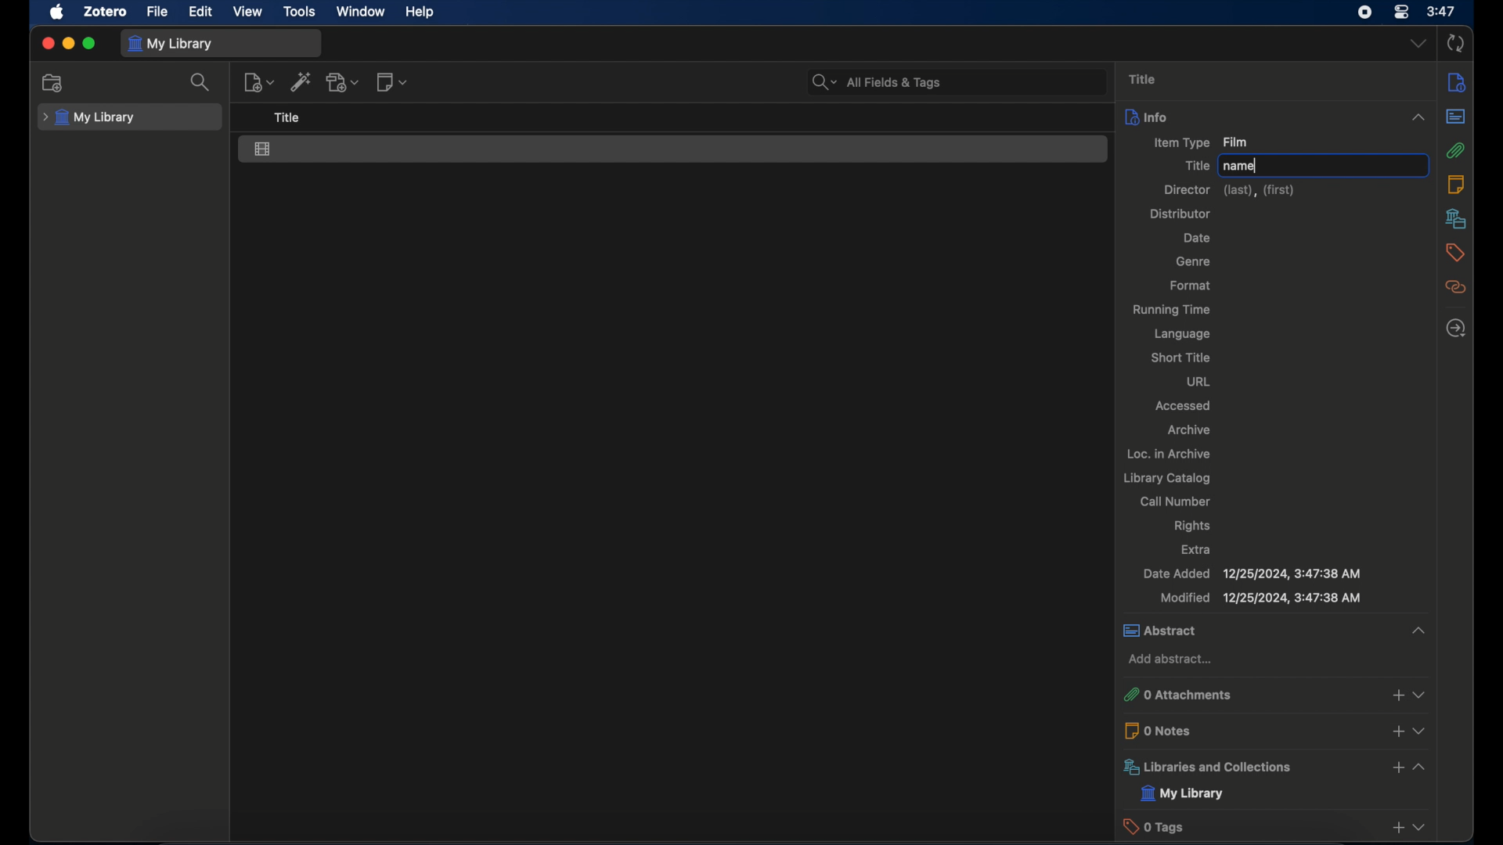 This screenshot has width=1503, height=845. I want to click on abstract, so click(1457, 117).